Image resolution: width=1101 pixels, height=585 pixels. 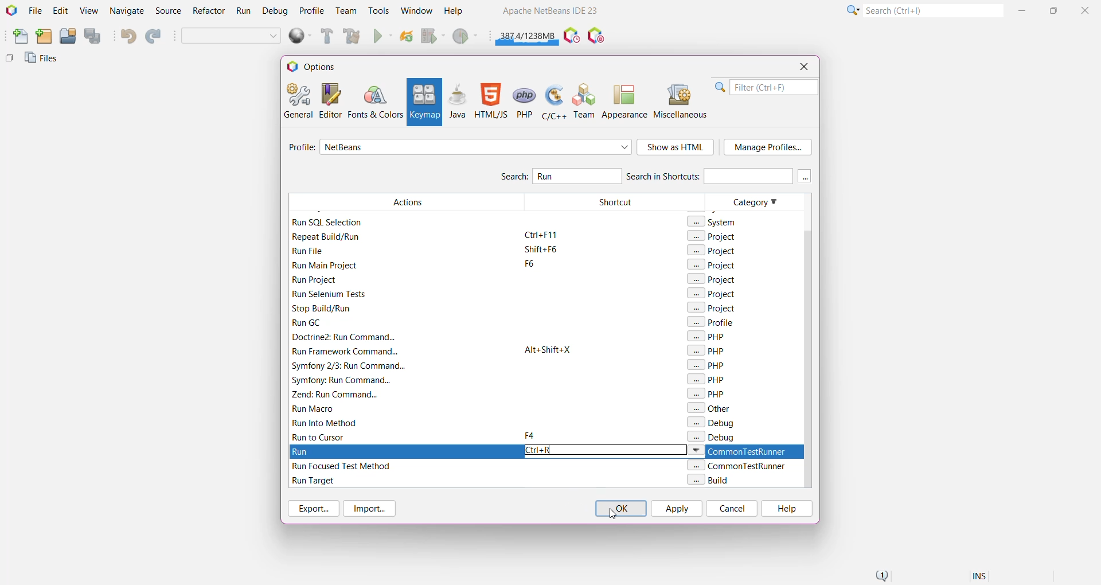 What do you see at coordinates (210, 12) in the screenshot?
I see `Refactor` at bounding box center [210, 12].